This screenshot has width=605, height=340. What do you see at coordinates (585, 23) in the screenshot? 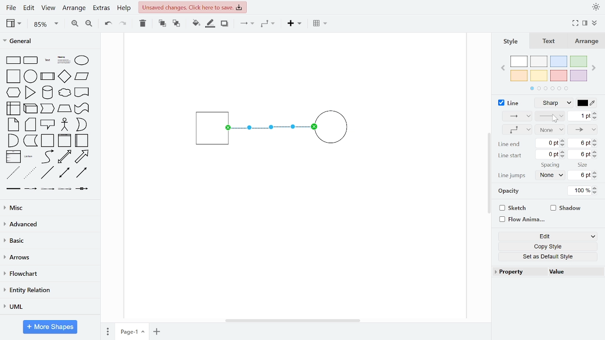
I see `format` at bounding box center [585, 23].